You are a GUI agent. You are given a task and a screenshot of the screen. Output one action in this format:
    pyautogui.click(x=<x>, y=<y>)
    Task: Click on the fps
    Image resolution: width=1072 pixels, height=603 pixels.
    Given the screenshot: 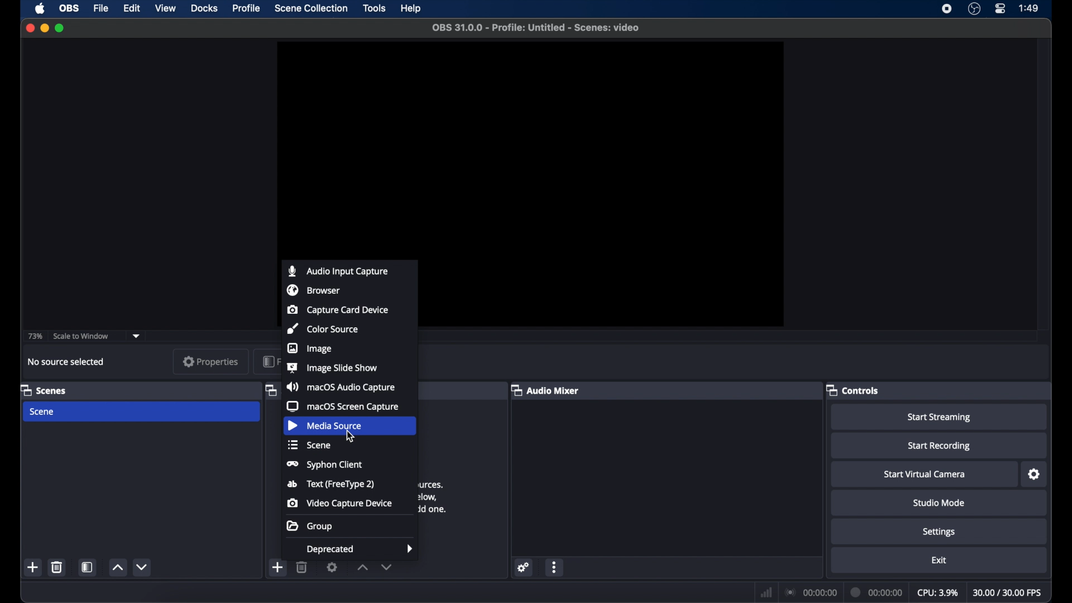 What is the action you would take?
    pyautogui.click(x=1007, y=593)
    